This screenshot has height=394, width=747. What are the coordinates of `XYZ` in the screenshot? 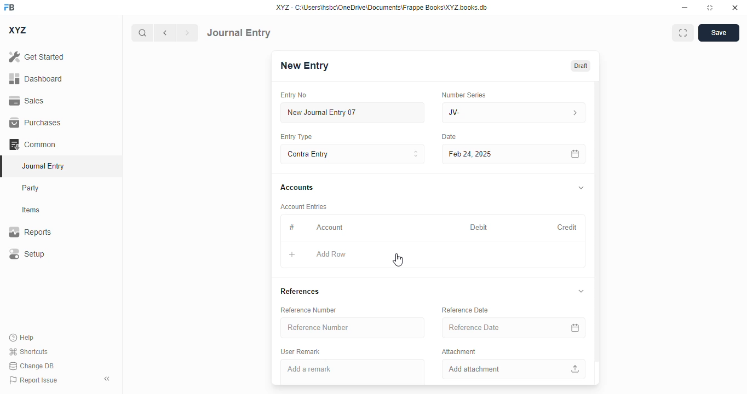 It's located at (17, 30).